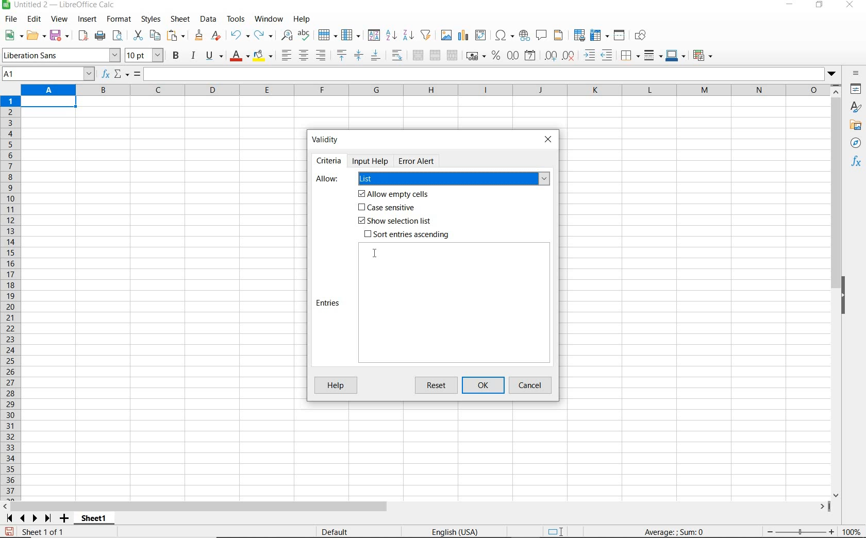 Image resolution: width=866 pixels, height=538 pixels. Describe the element at coordinates (856, 74) in the screenshot. I see `sidebar settings` at that location.